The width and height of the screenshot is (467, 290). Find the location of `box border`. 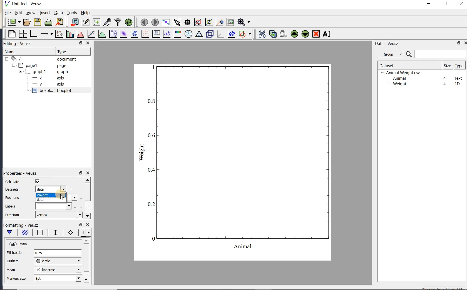

box border is located at coordinates (39, 233).